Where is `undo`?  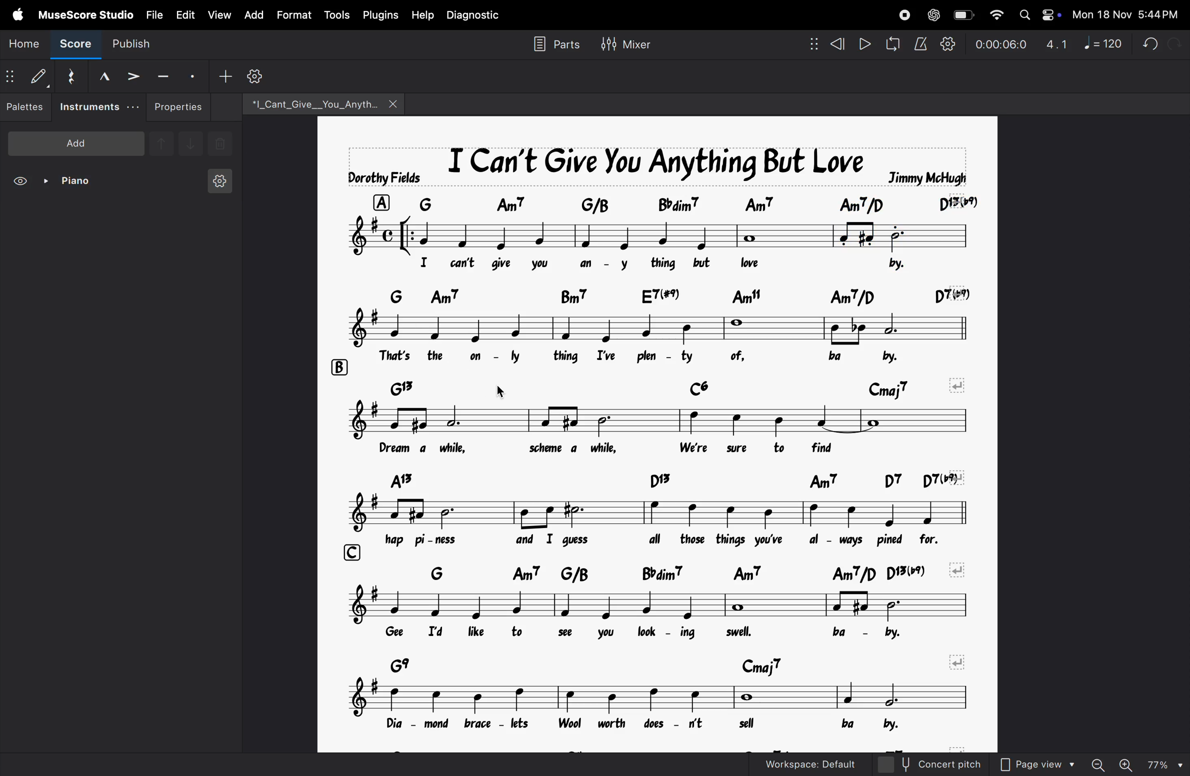
undo is located at coordinates (1146, 42).